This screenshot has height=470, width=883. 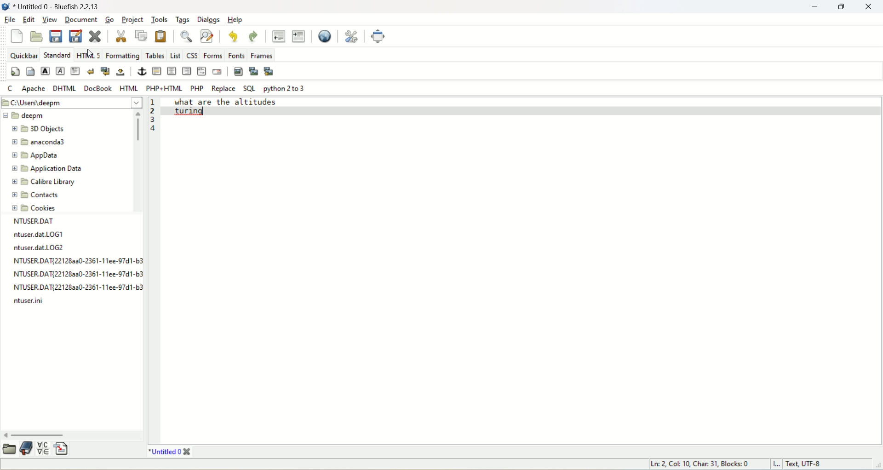 What do you see at coordinates (249, 87) in the screenshot?
I see `SQL` at bounding box center [249, 87].